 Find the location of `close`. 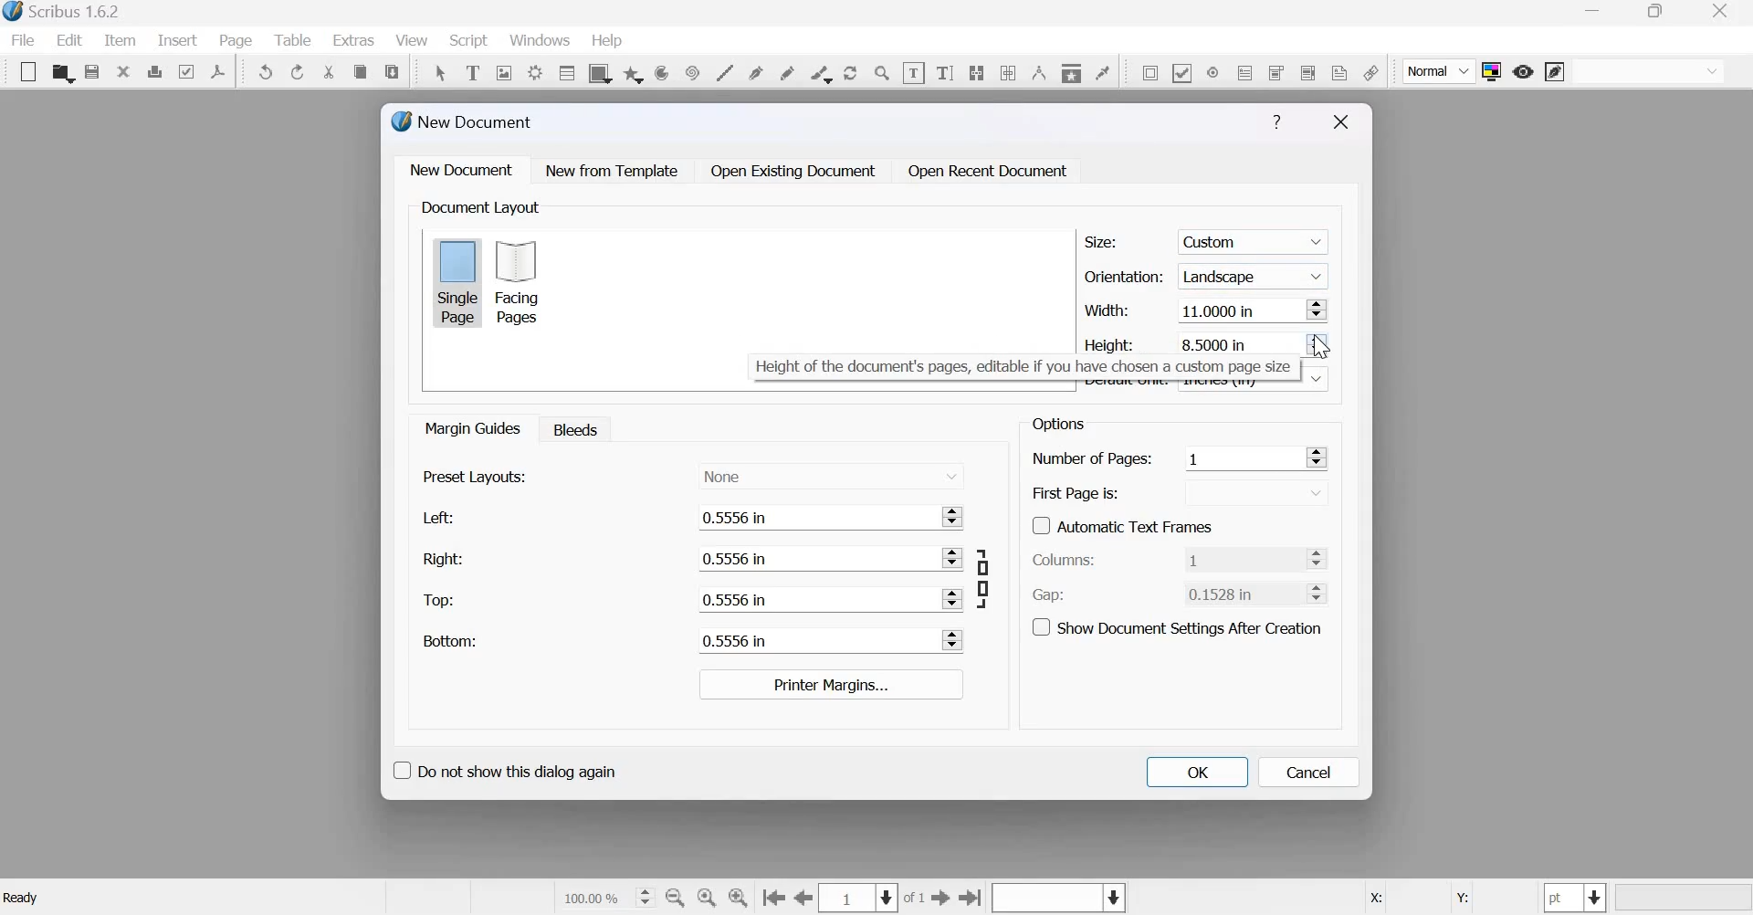

close is located at coordinates (1725, 11).